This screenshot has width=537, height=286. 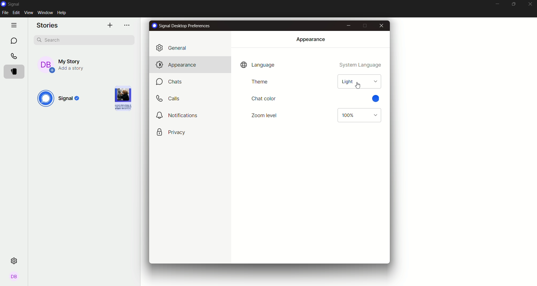 What do you see at coordinates (6, 13) in the screenshot?
I see `file` at bounding box center [6, 13].